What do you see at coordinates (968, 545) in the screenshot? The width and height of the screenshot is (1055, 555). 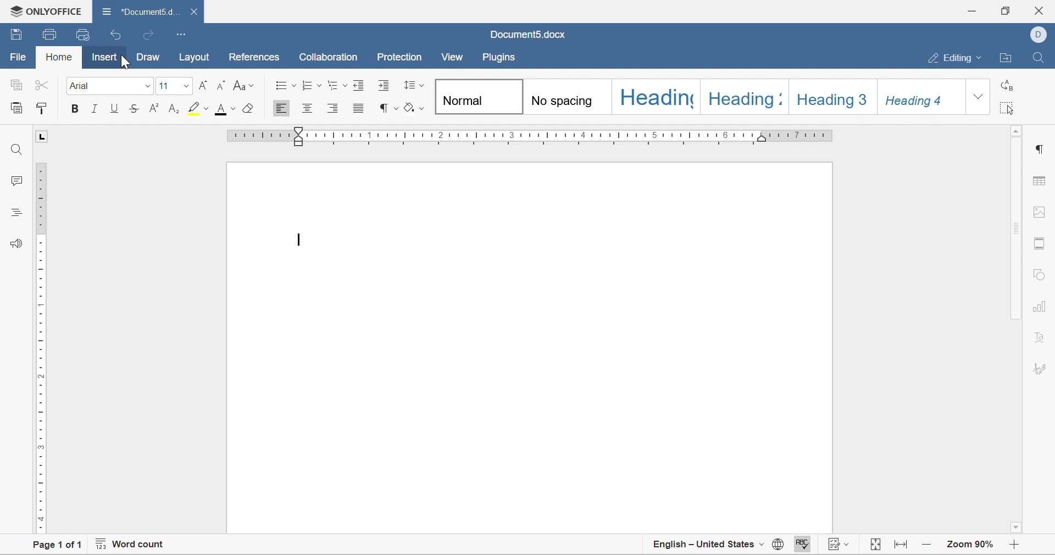 I see `zoom 90%` at bounding box center [968, 545].